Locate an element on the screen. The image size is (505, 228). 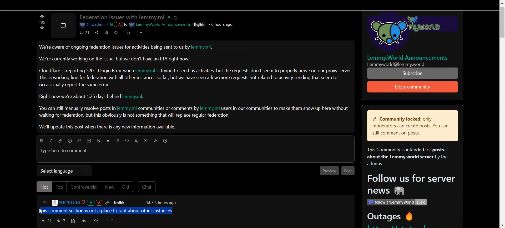
Controversial is located at coordinates (84, 187).